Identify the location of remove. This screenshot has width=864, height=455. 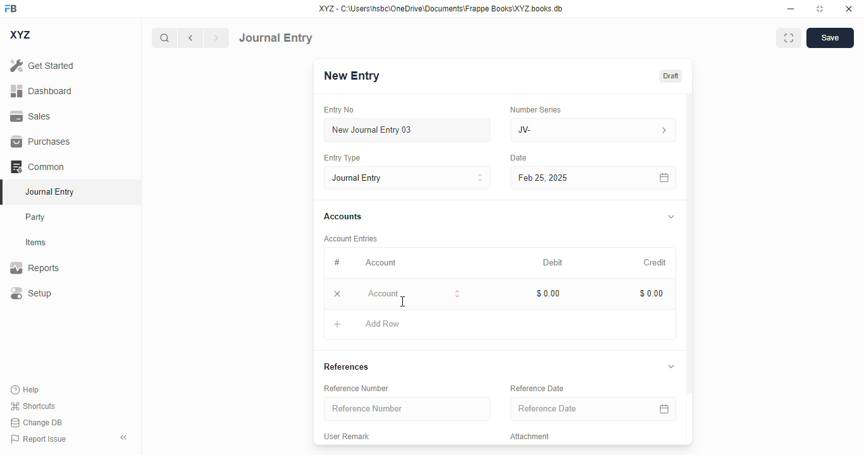
(337, 293).